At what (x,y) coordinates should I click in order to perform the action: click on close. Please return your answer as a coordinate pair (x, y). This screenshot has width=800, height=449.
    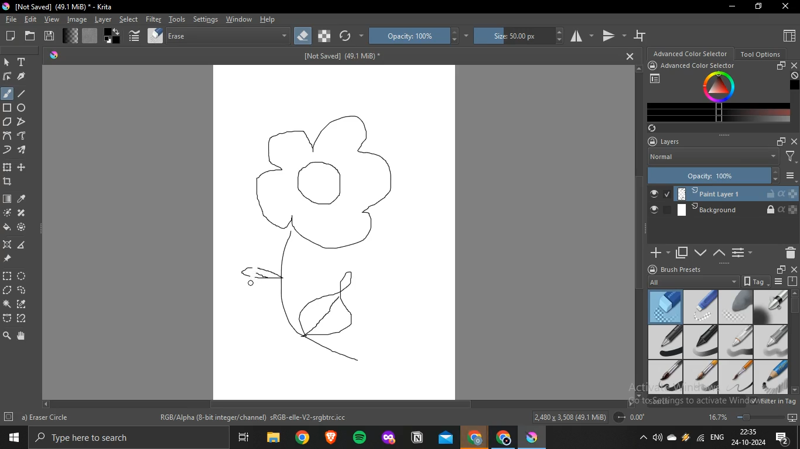
    Looking at the image, I should click on (794, 65).